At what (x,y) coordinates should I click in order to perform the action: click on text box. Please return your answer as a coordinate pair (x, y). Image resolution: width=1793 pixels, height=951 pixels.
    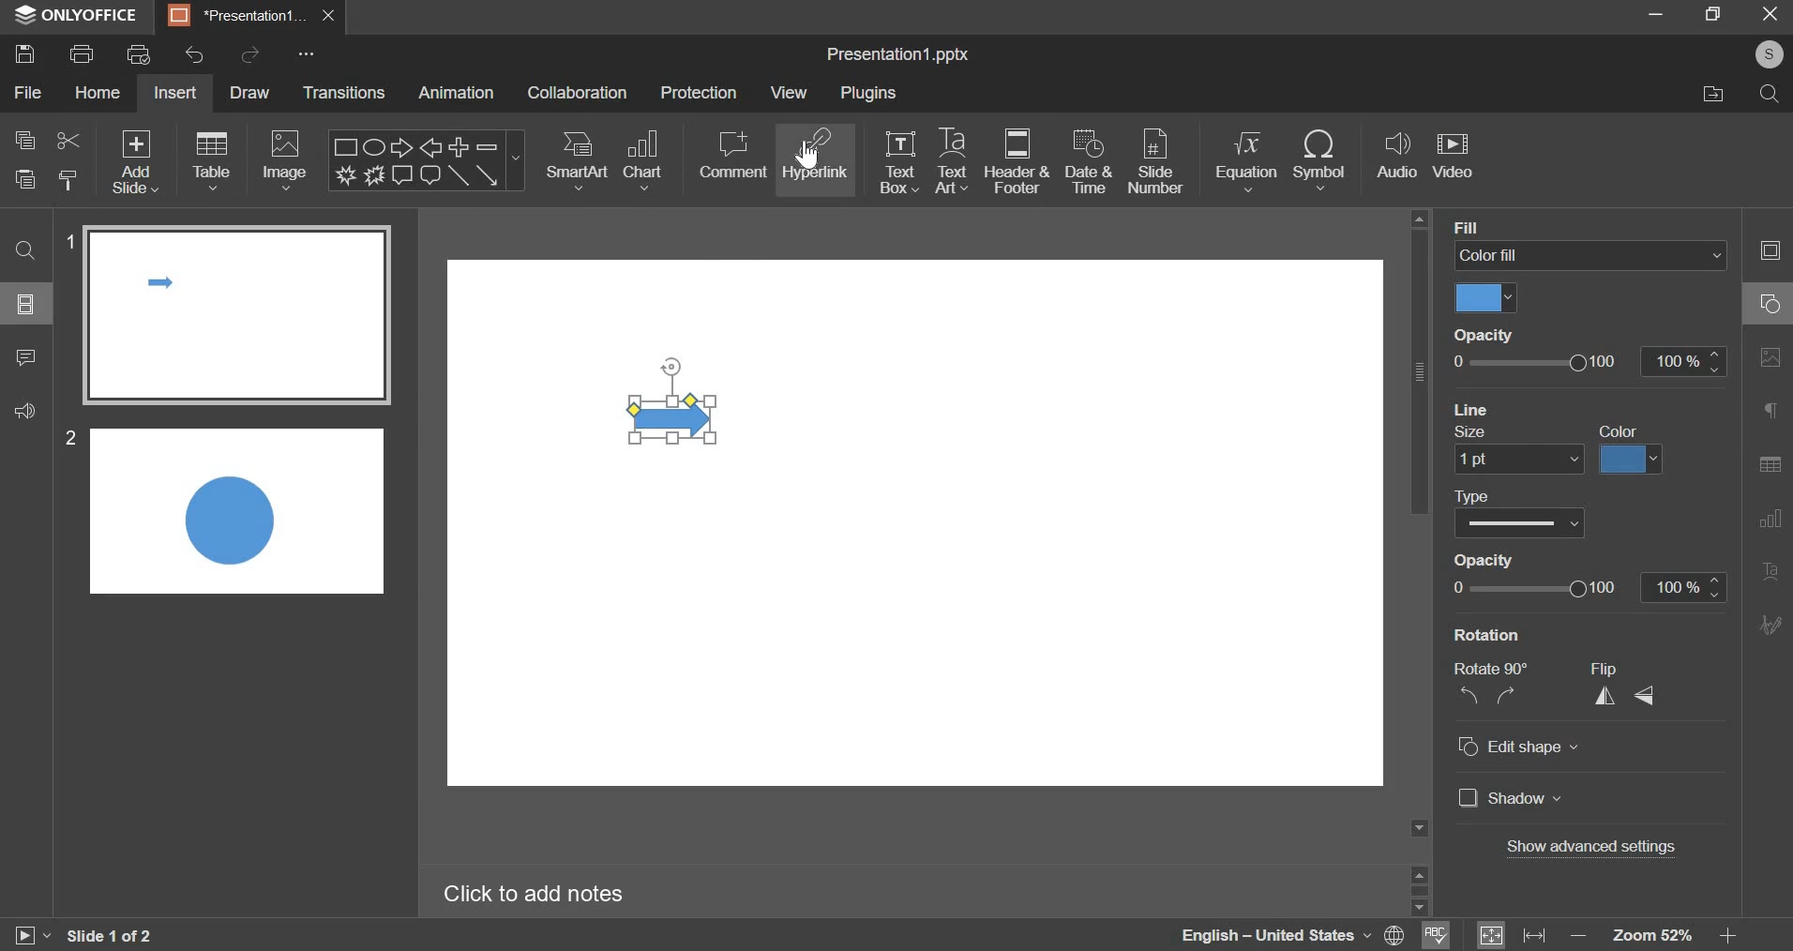
    Looking at the image, I should click on (899, 161).